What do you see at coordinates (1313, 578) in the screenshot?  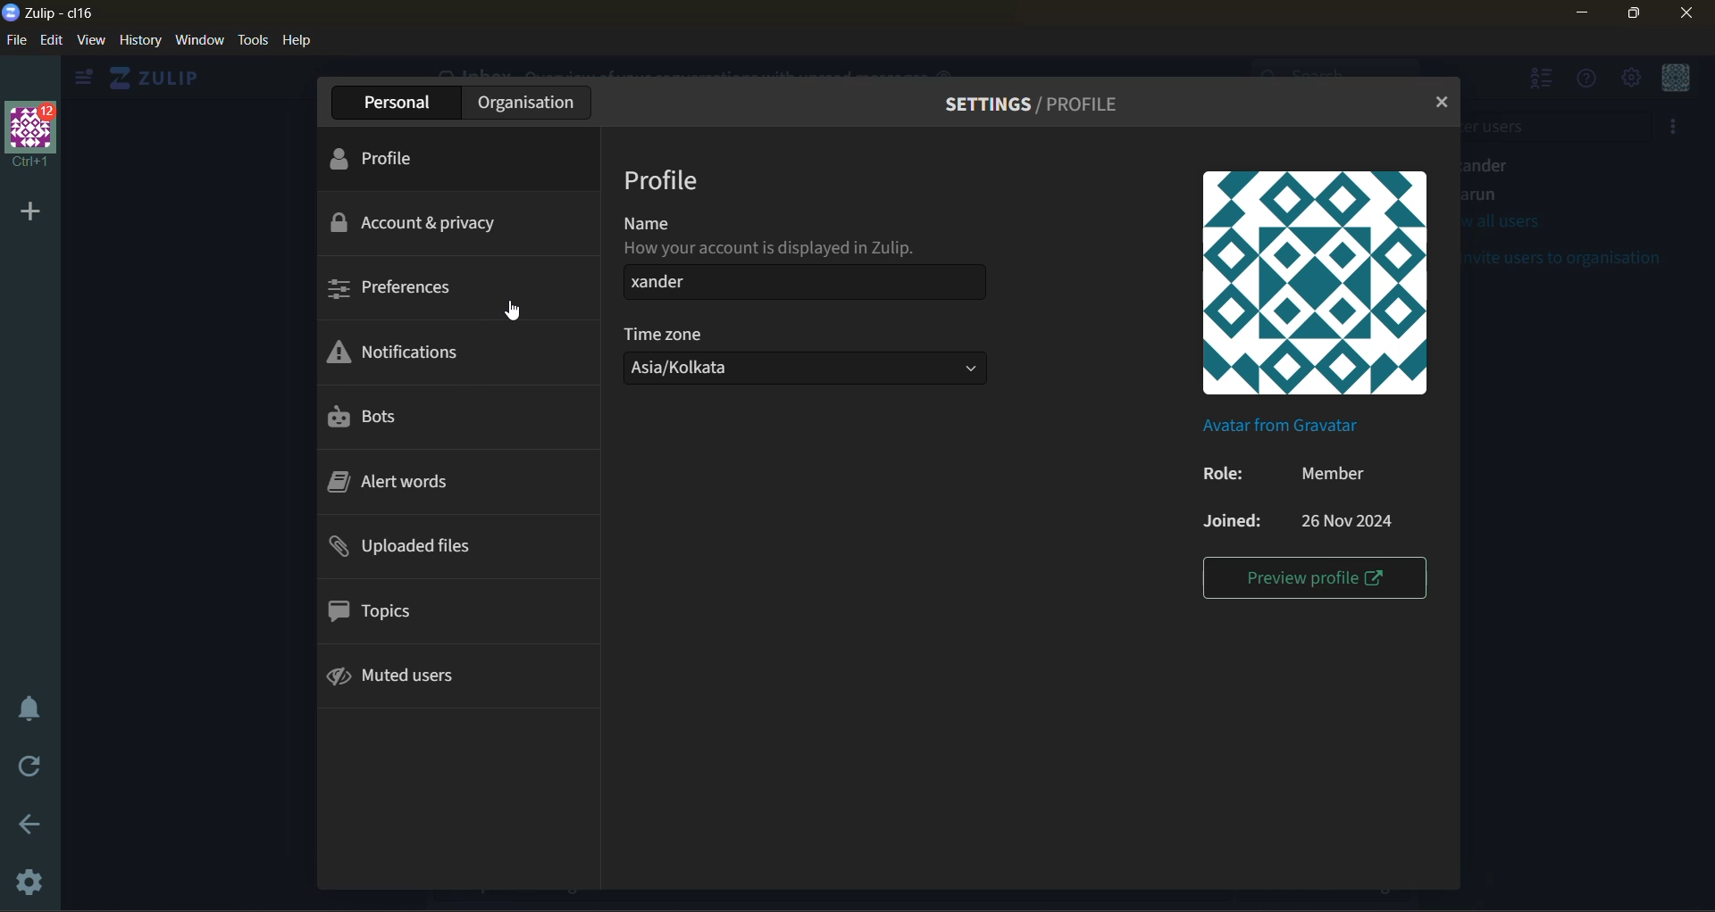 I see `preview profile` at bounding box center [1313, 578].